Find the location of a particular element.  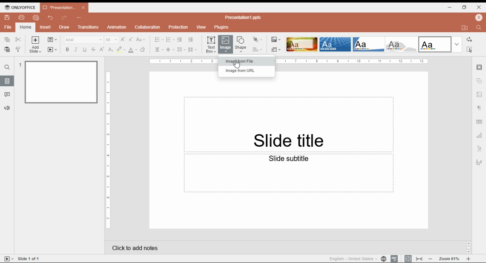

insert image is located at coordinates (226, 44).